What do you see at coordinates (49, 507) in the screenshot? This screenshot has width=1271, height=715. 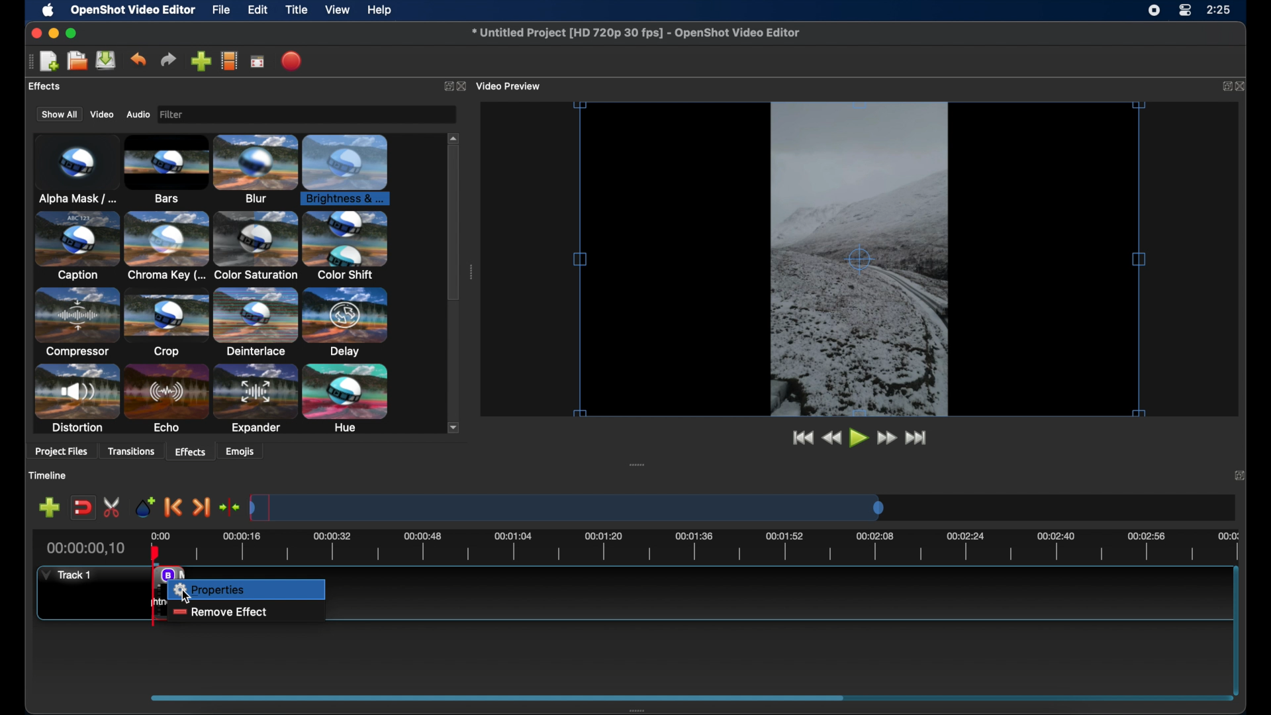 I see `add track` at bounding box center [49, 507].